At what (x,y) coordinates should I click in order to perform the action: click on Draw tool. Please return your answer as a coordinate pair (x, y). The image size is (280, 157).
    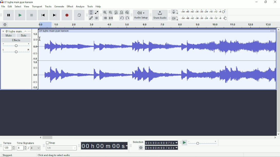
    Looking at the image, I should click on (91, 18).